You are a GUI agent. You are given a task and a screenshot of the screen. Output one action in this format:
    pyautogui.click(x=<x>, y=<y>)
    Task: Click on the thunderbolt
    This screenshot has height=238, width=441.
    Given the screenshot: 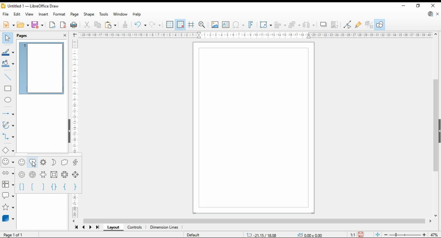 What is the action you would take?
    pyautogui.click(x=75, y=162)
    